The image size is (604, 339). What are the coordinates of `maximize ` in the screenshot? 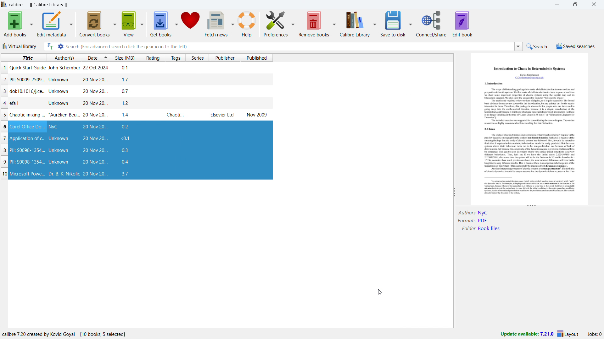 It's located at (575, 4).